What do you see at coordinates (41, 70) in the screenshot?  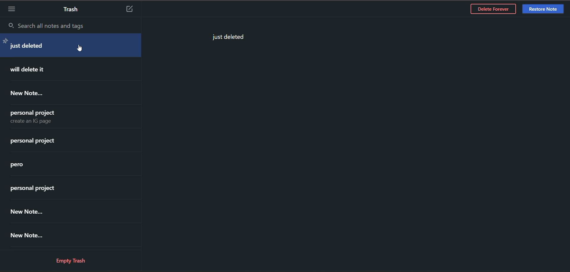 I see `deleted note title 2` at bounding box center [41, 70].